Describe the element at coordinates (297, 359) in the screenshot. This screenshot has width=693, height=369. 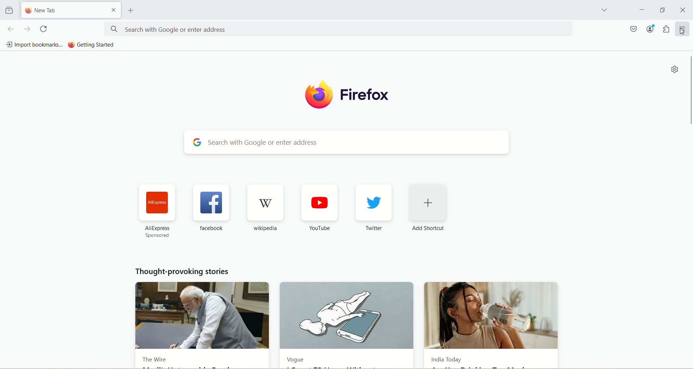
I see `Vogue` at that location.